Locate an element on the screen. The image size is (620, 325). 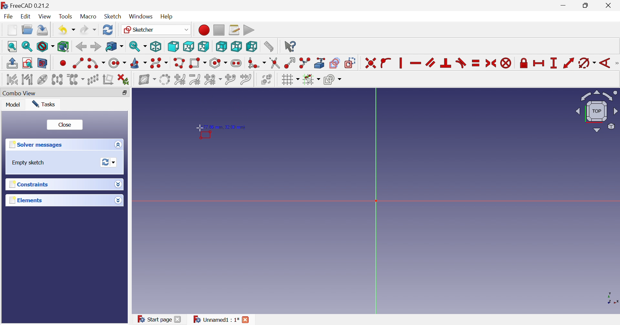
Create conic is located at coordinates (139, 64).